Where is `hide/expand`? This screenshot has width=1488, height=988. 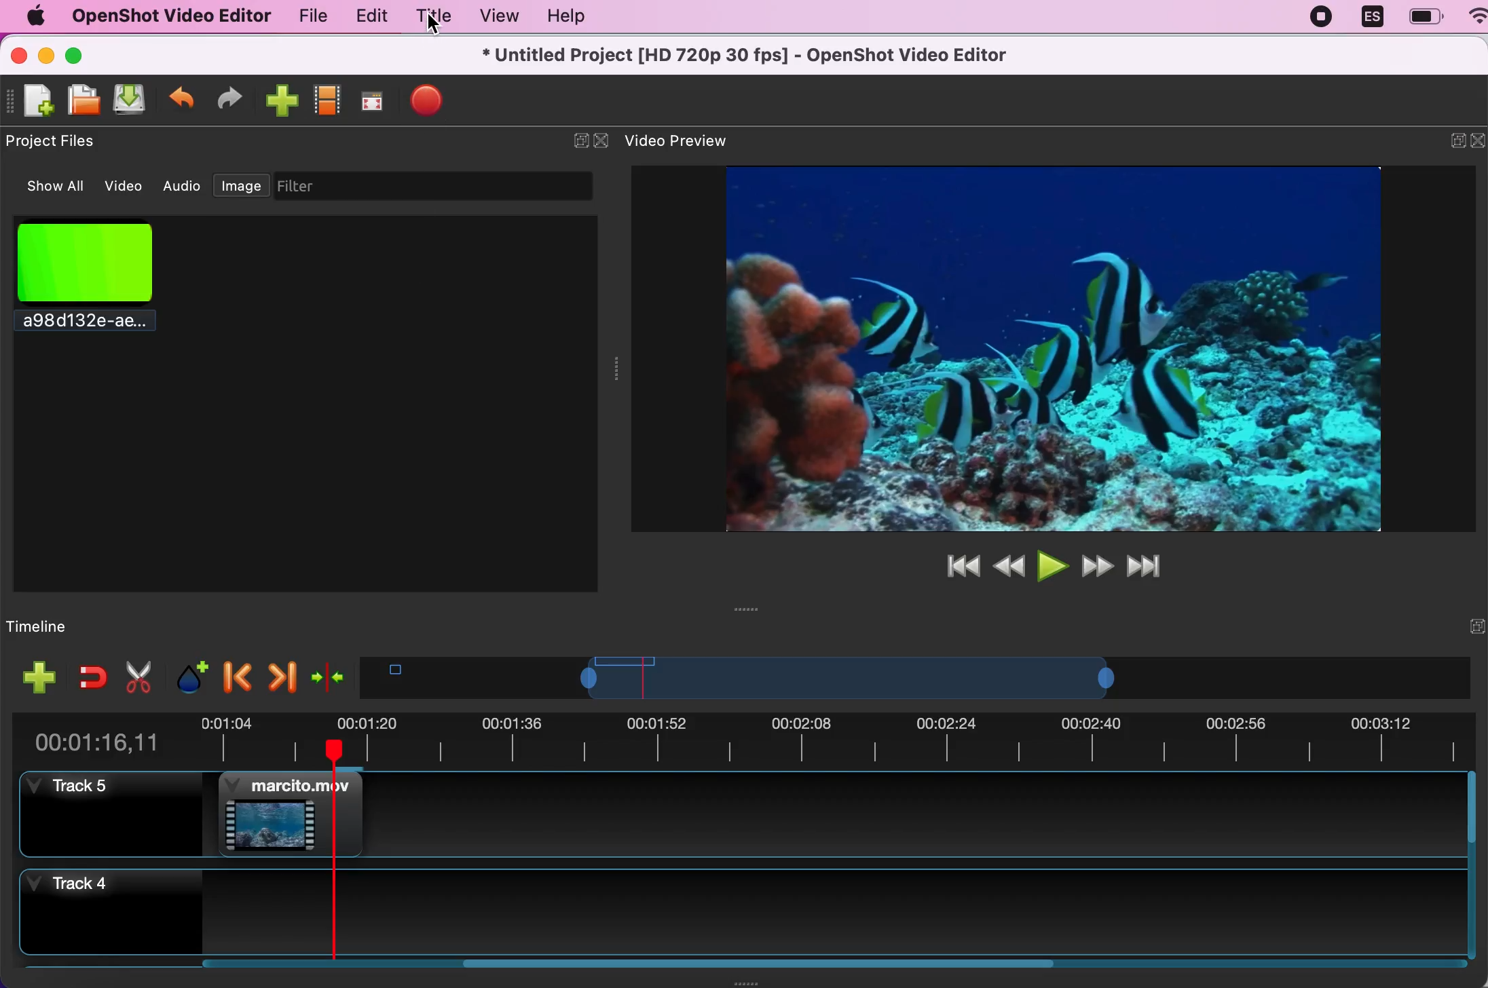
hide/expand is located at coordinates (1451, 625).